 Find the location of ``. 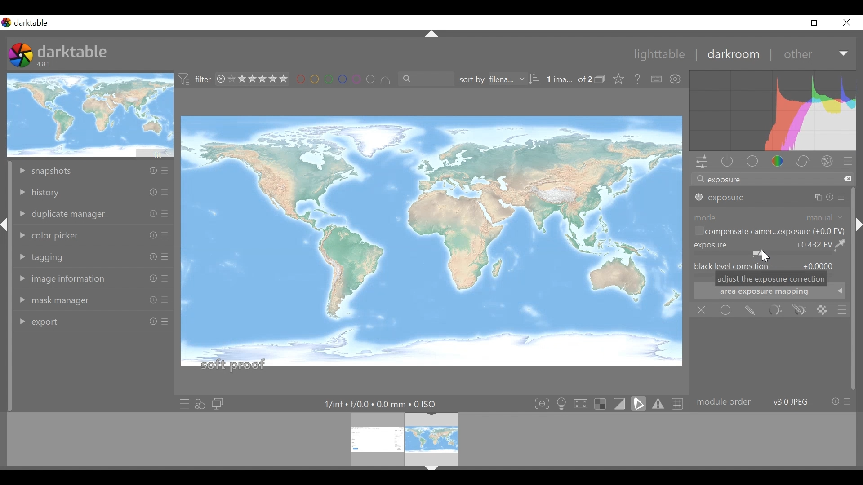

 is located at coordinates (800, 310).